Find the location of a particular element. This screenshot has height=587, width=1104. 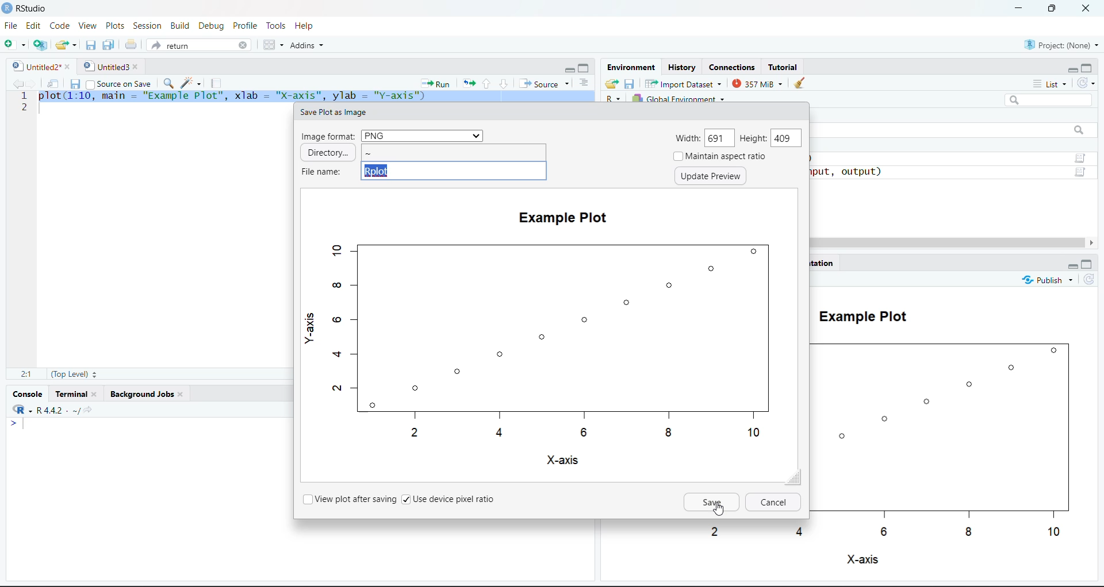

Update Preview is located at coordinates (711, 176).